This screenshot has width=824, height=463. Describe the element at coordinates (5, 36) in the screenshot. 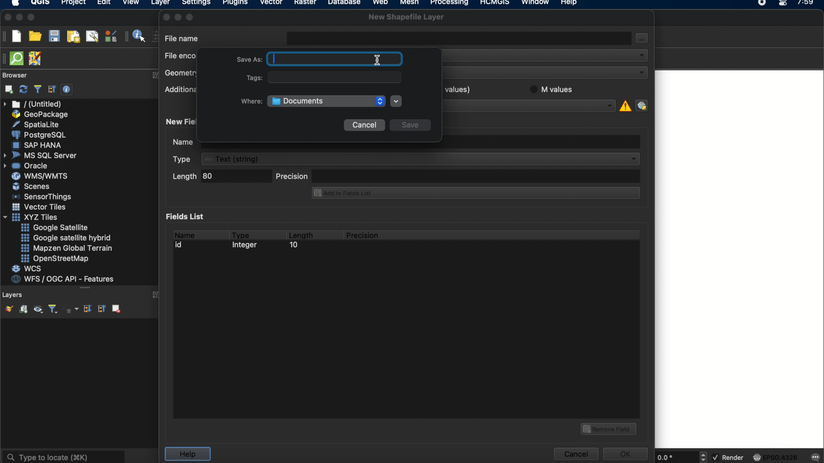

I see `project toolbar` at that location.